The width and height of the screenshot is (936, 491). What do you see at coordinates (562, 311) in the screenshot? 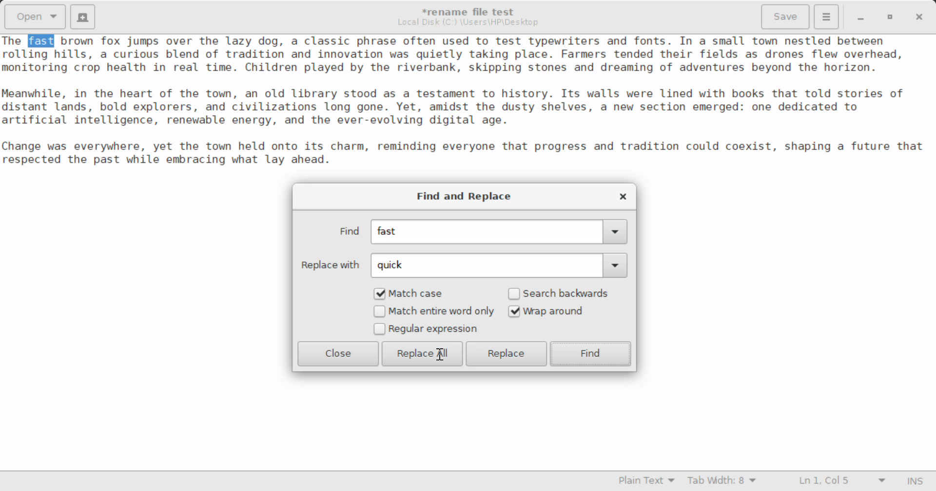
I see `Wrap around` at bounding box center [562, 311].